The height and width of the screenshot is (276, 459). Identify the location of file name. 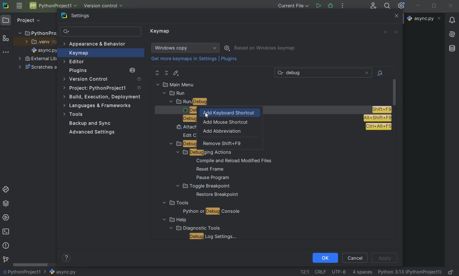
(425, 18).